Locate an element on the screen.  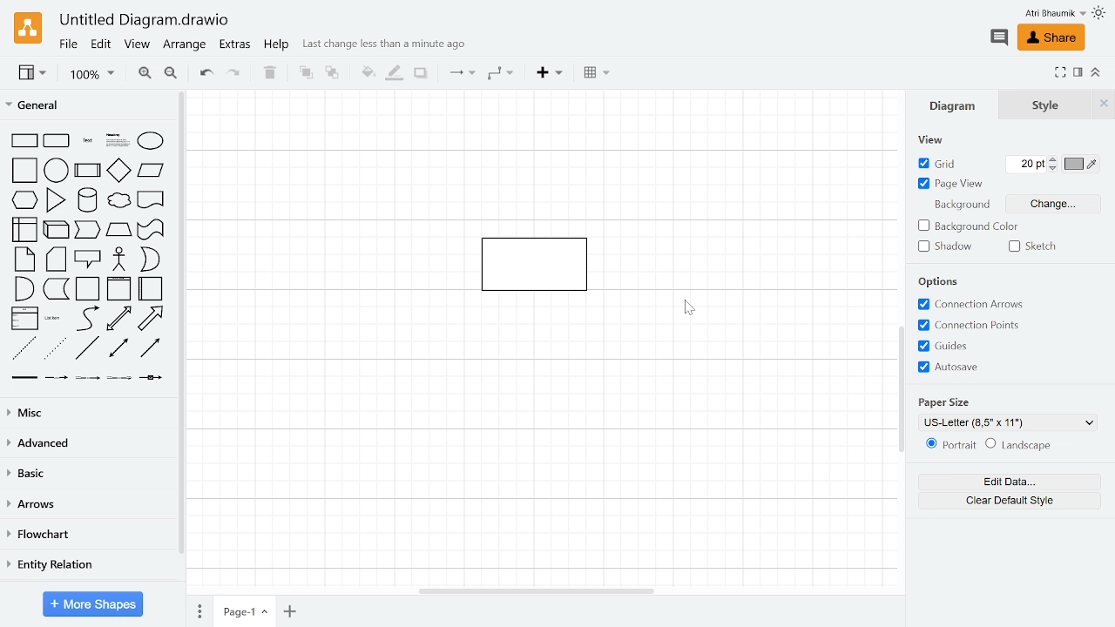
Shadow is located at coordinates (421, 73).